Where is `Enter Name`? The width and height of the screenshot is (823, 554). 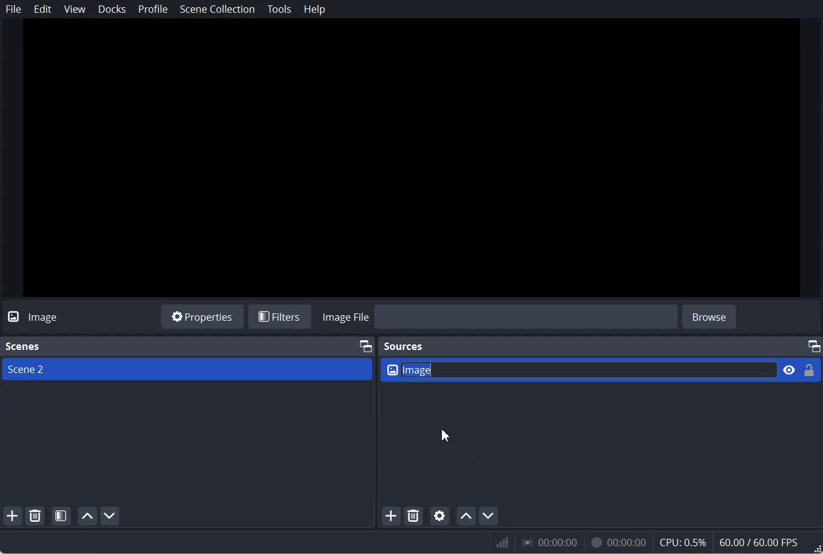
Enter Name is located at coordinates (578, 370).